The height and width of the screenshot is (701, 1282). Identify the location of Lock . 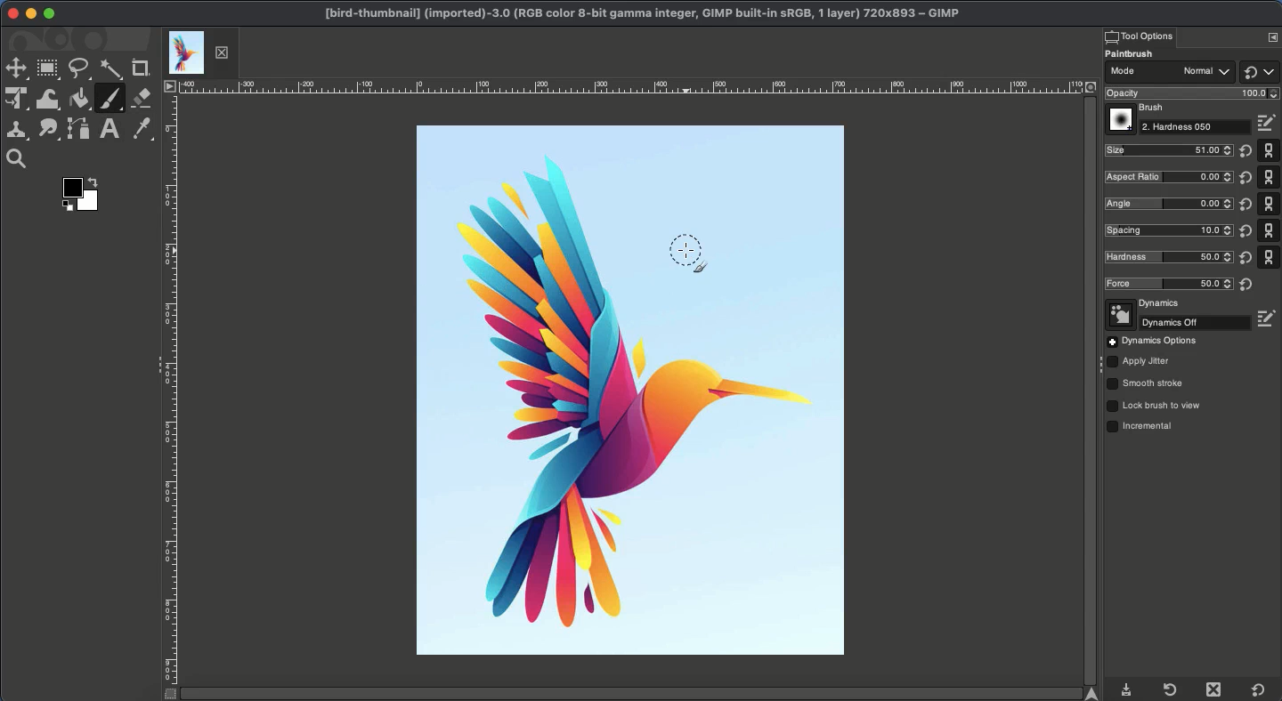
(1155, 406).